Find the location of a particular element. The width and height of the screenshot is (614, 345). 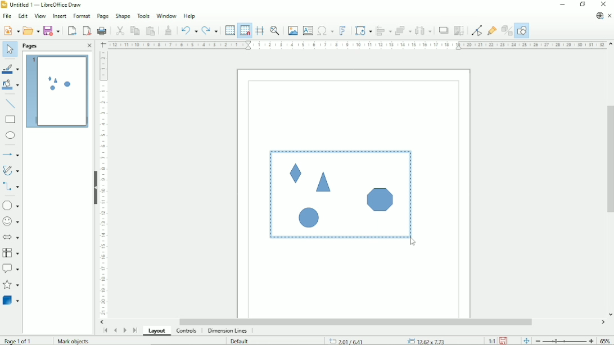

Window is located at coordinates (166, 15).